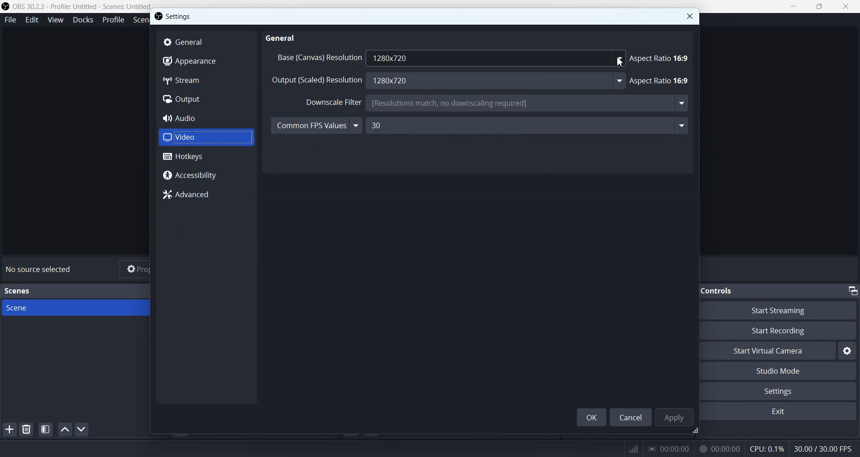 This screenshot has height=457, width=860. Describe the element at coordinates (853, 290) in the screenshot. I see `Minimize` at that location.